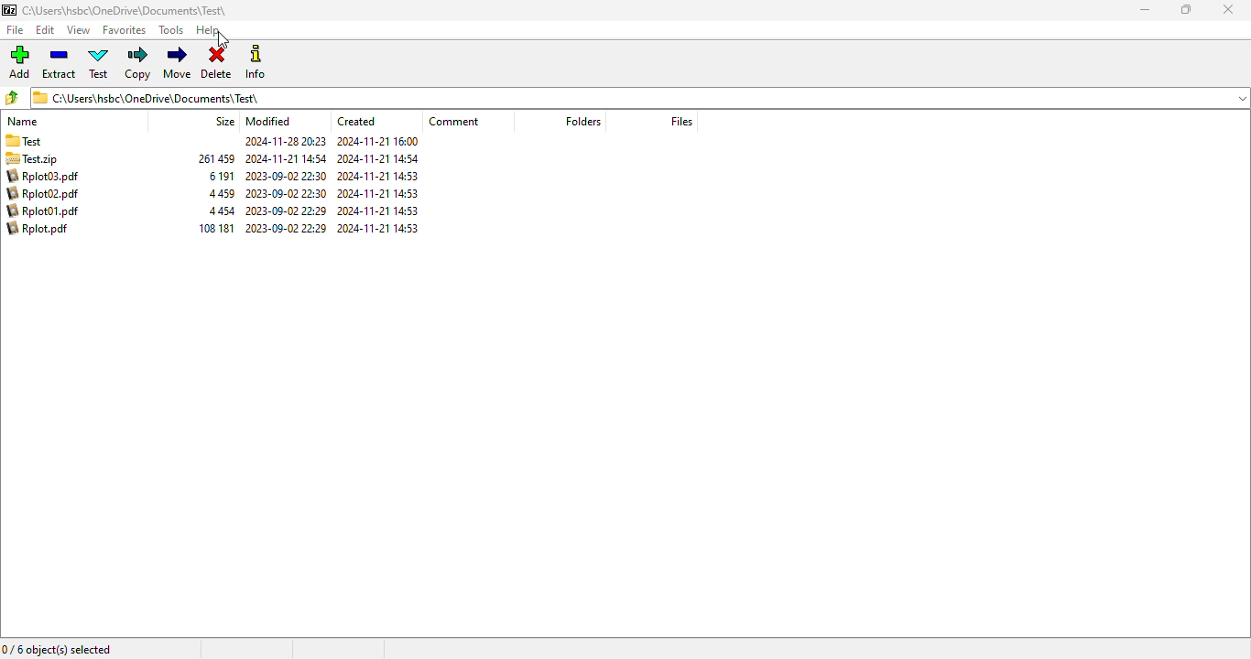 This screenshot has height=659, width=1251. Describe the element at coordinates (1243, 98) in the screenshot. I see `drop down` at that location.